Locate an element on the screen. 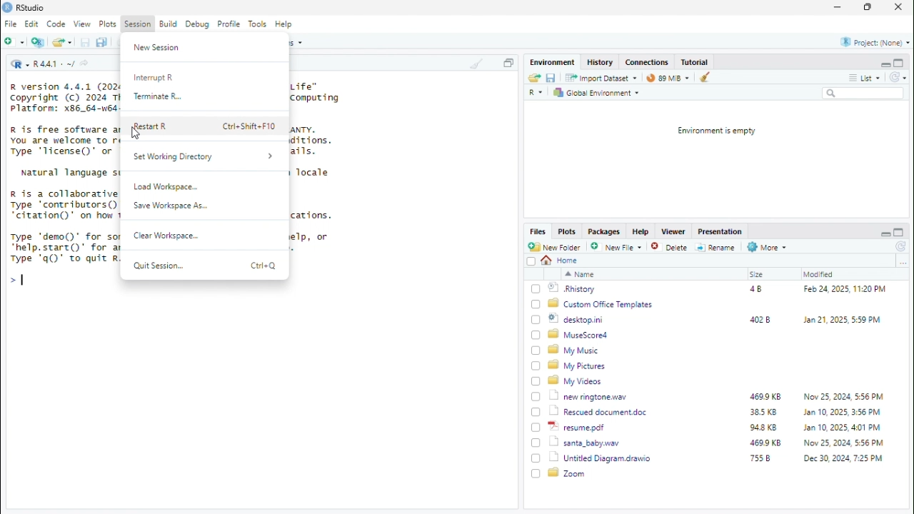  typing indicator is located at coordinates (23, 280).